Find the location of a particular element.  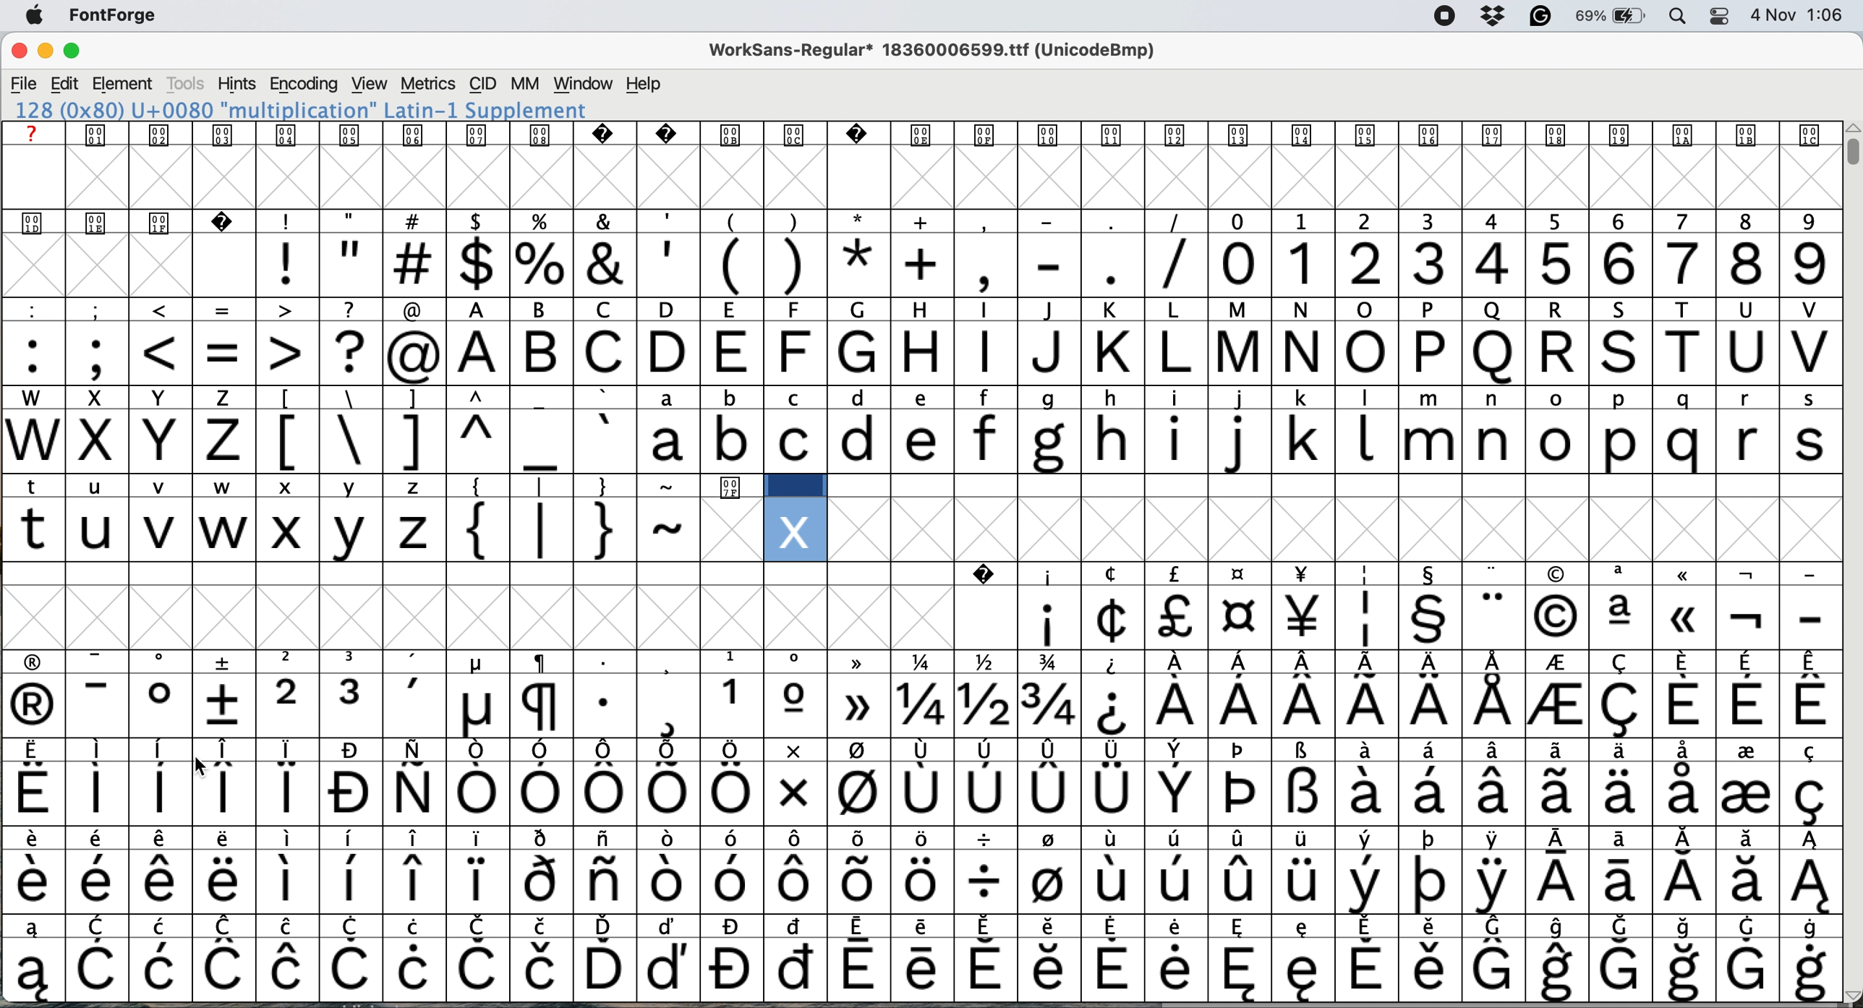

special characters is located at coordinates (449, 487).